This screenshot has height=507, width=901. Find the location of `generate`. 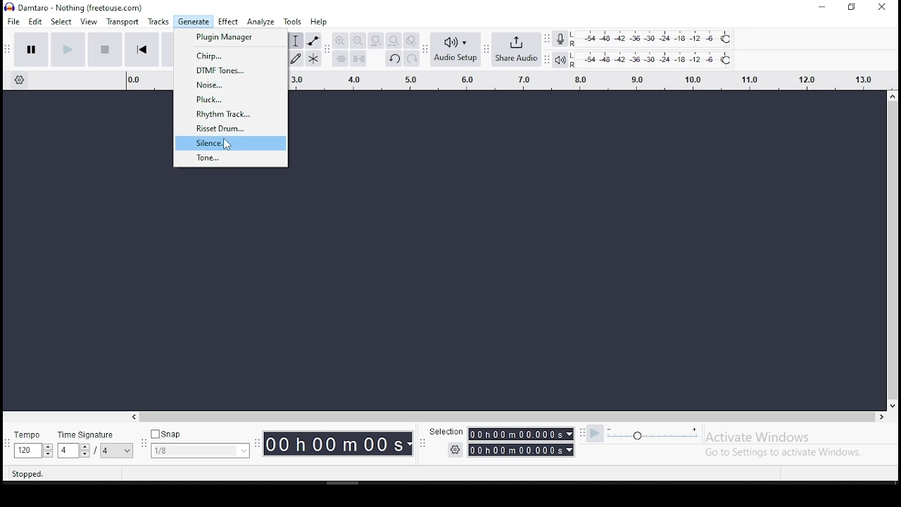

generate is located at coordinates (193, 22).